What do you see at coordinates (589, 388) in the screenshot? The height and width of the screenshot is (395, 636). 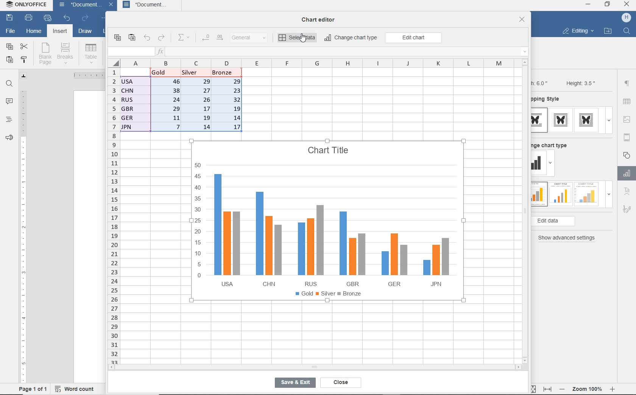 I see `zoom 100%` at bounding box center [589, 388].